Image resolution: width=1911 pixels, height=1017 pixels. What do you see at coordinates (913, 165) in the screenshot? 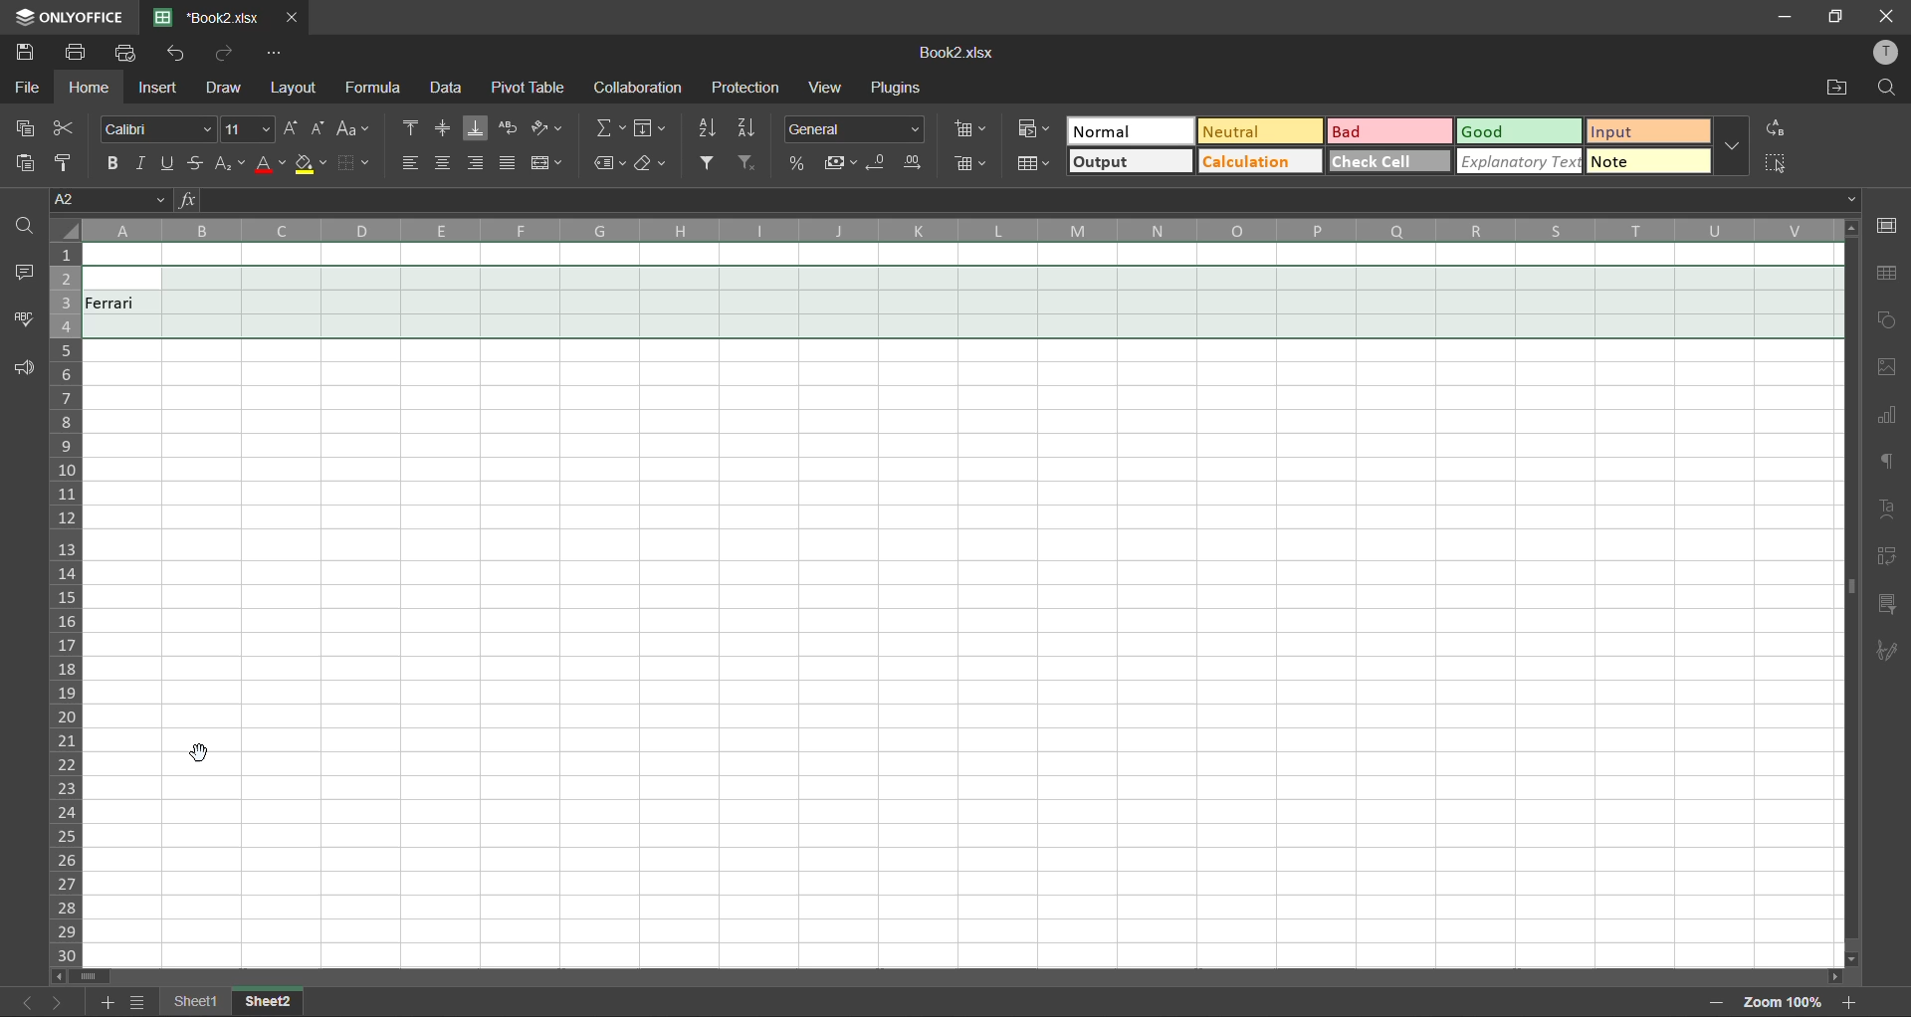
I see `increase decimal` at bounding box center [913, 165].